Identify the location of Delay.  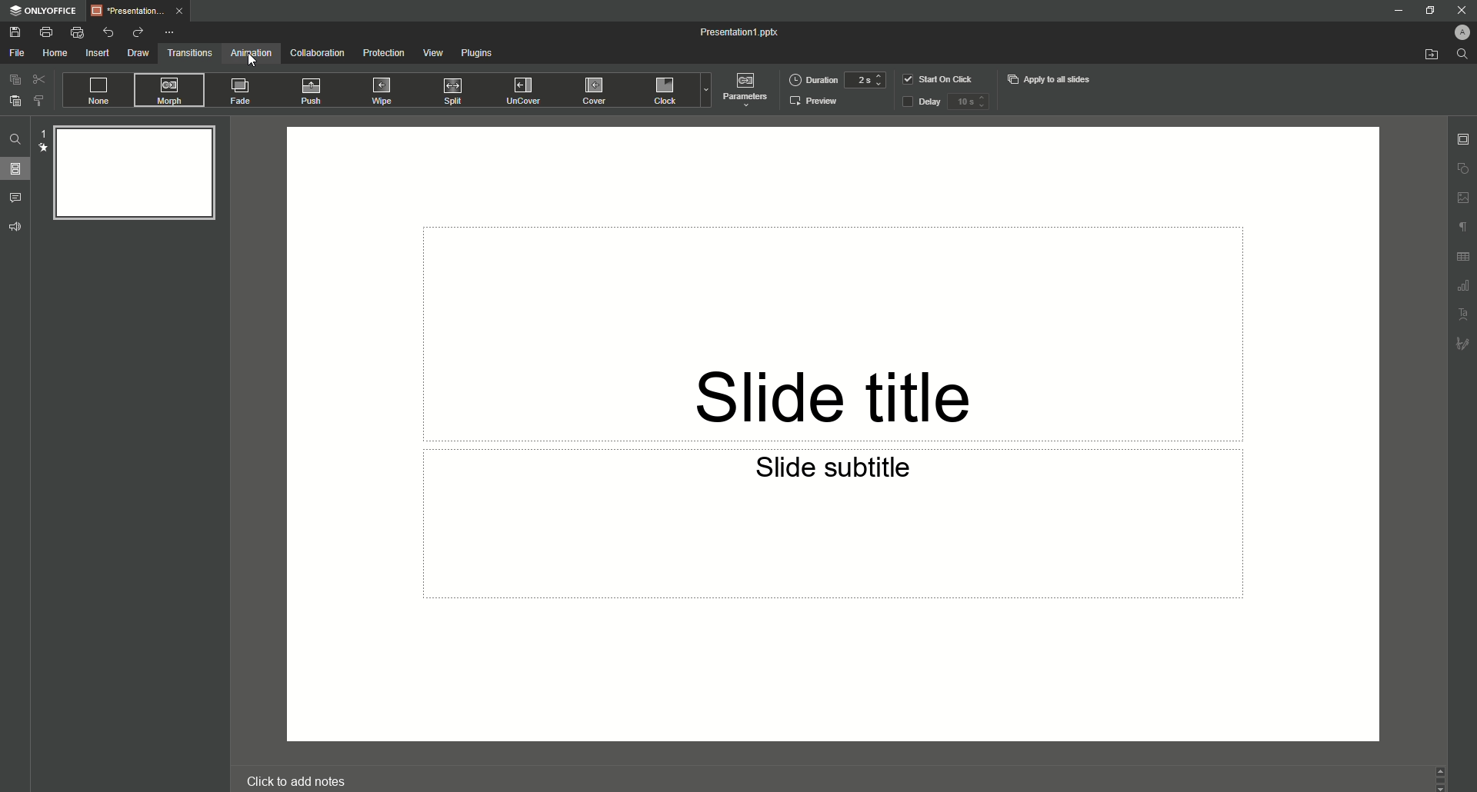
(945, 102).